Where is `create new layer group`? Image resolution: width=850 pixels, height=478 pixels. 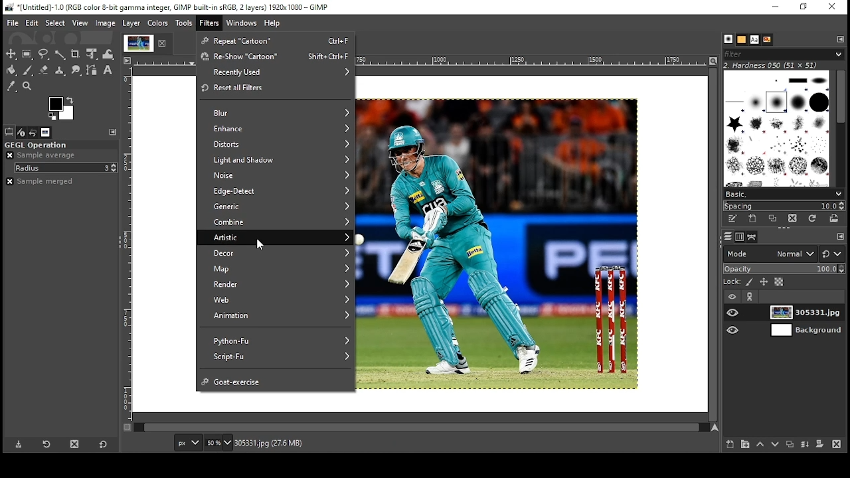 create new layer group is located at coordinates (744, 444).